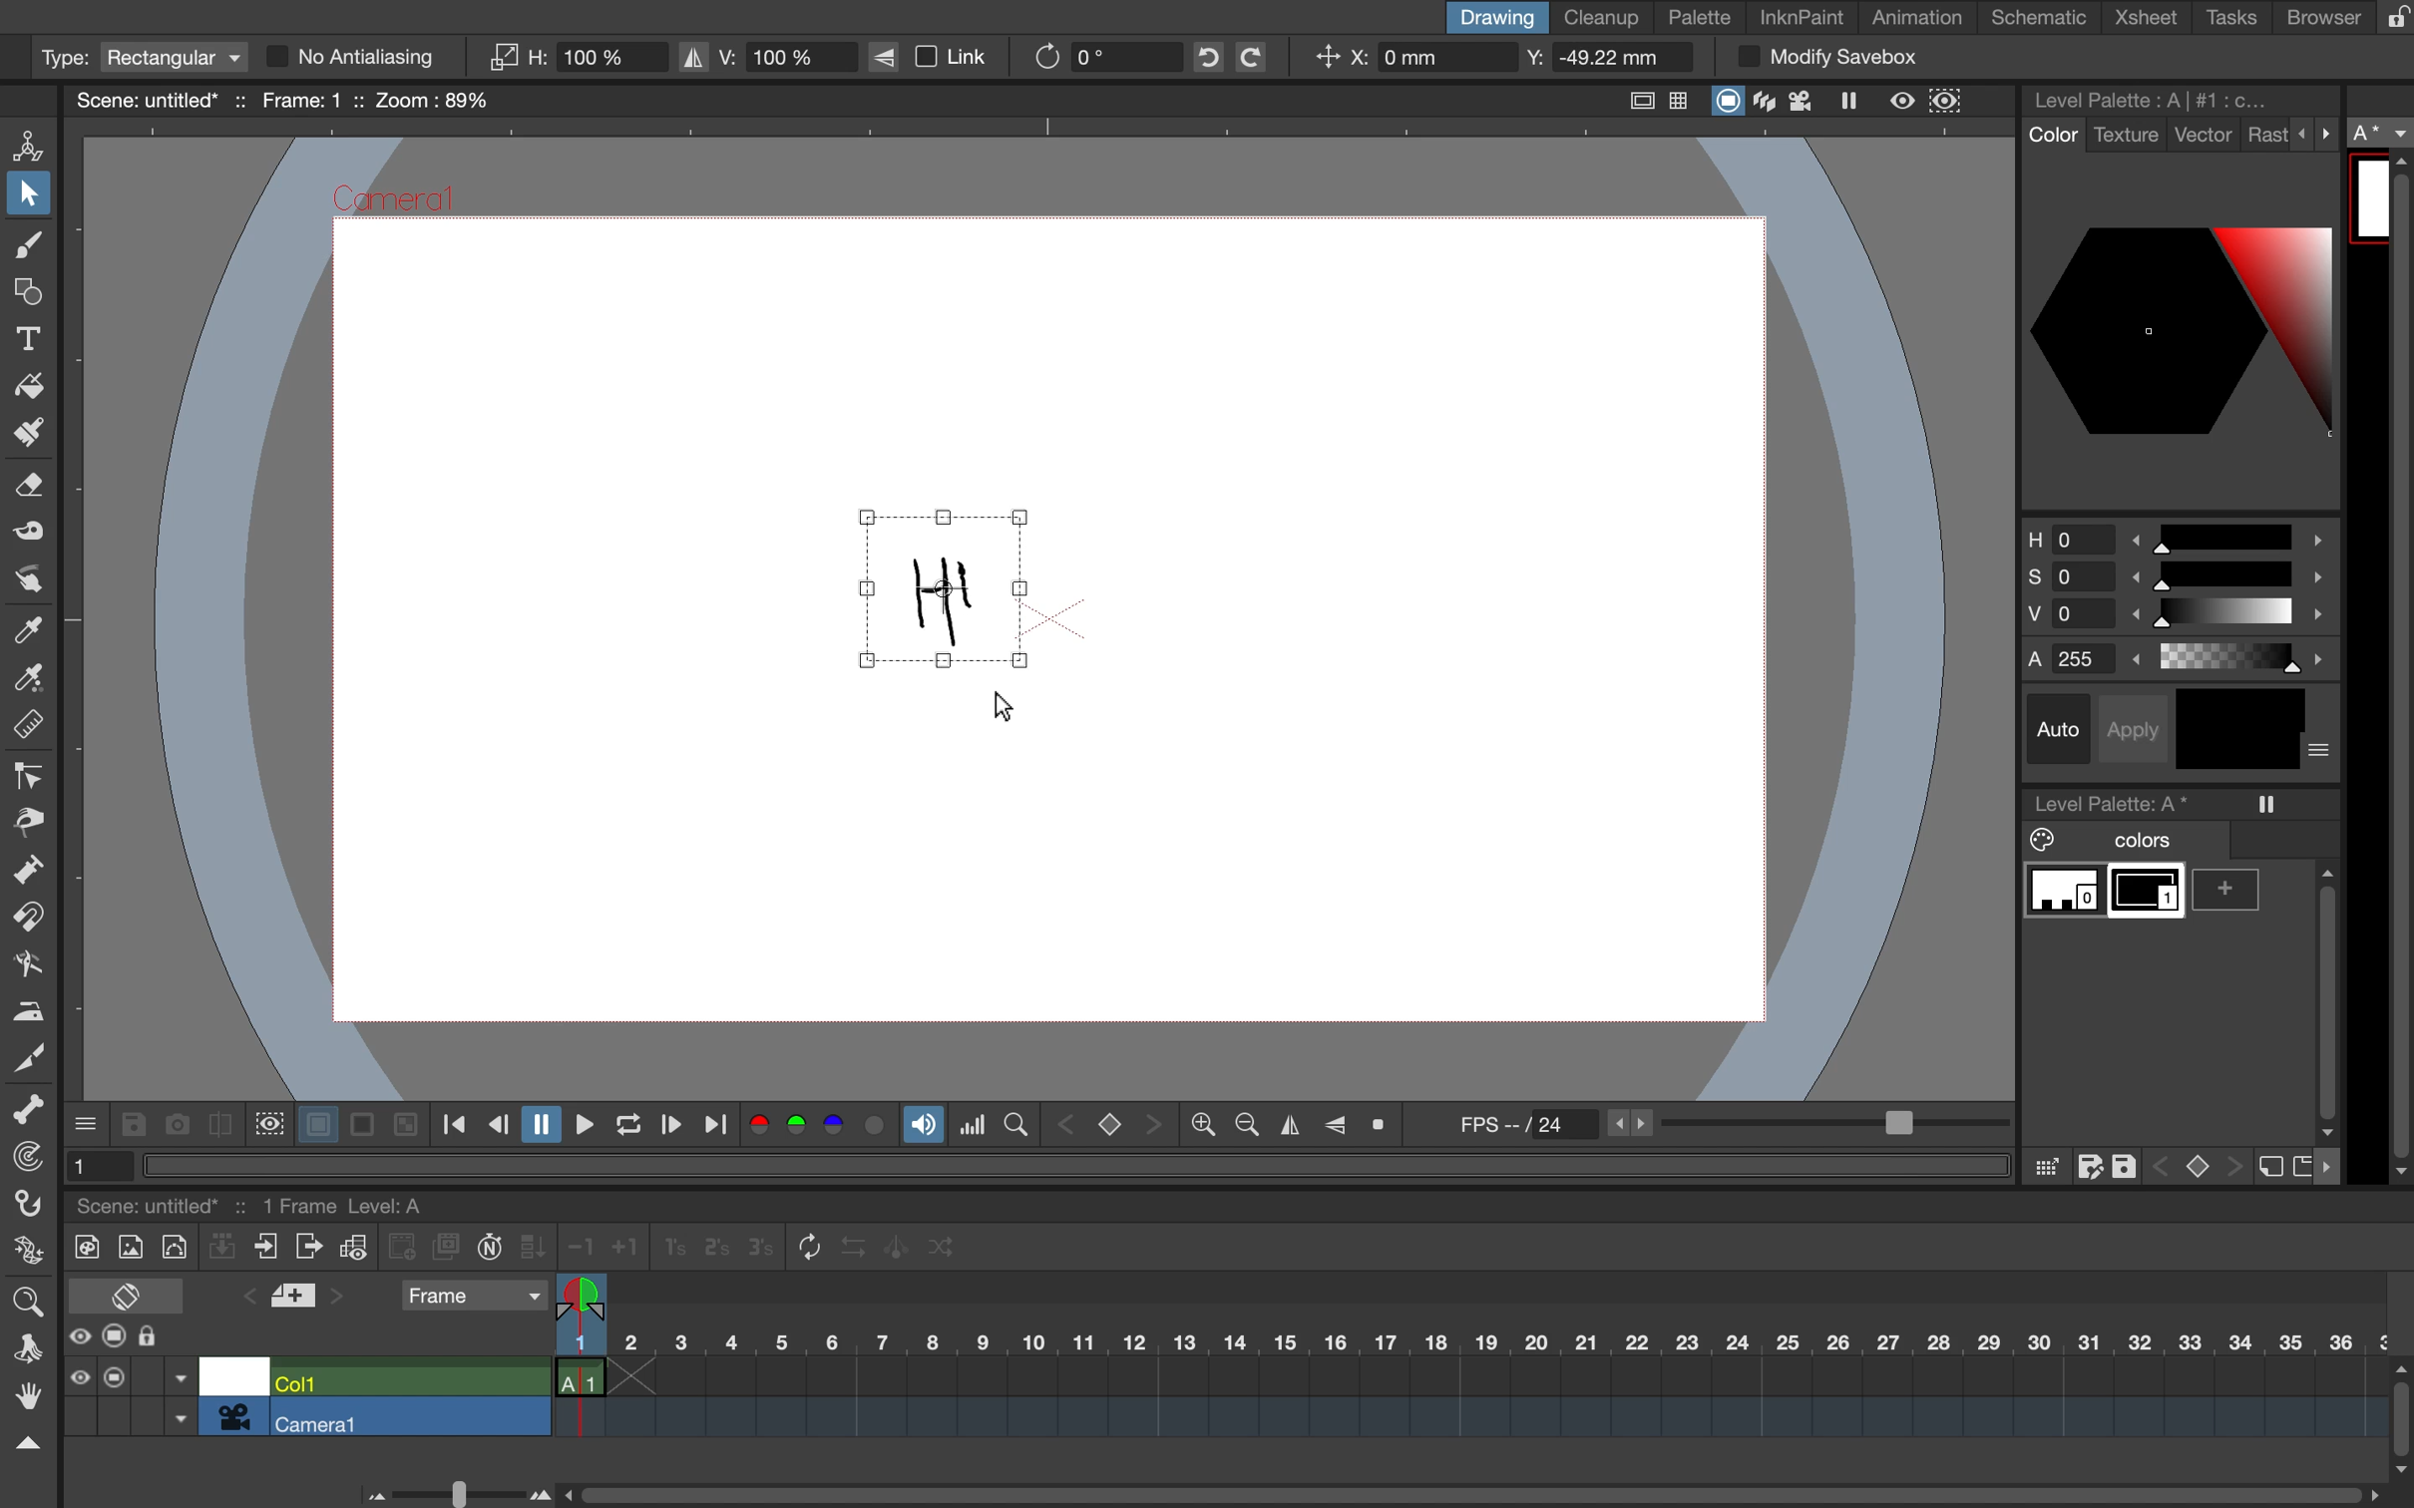 This screenshot has height=1508, width=2414. I want to click on hue, so click(2177, 536).